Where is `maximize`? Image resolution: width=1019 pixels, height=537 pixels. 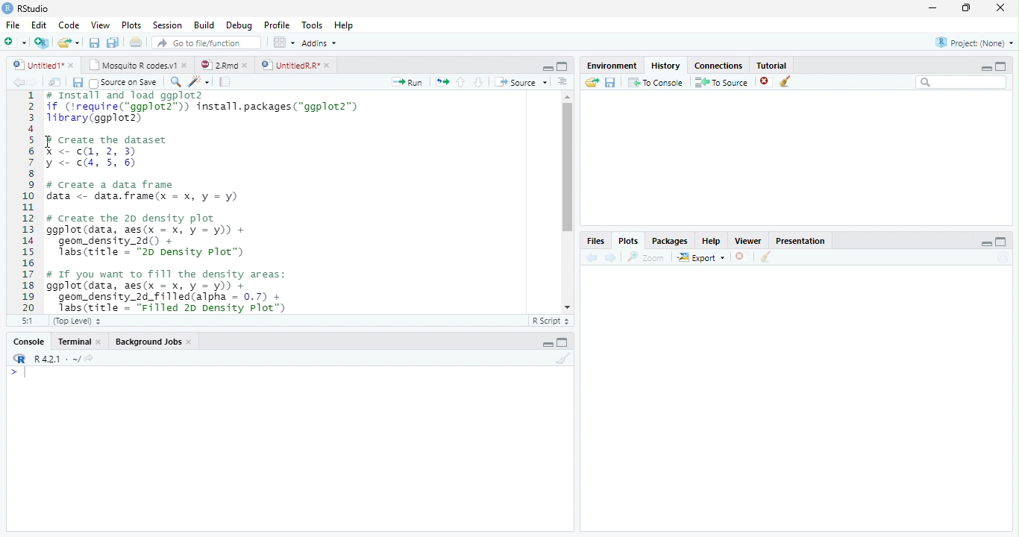
maximize is located at coordinates (562, 66).